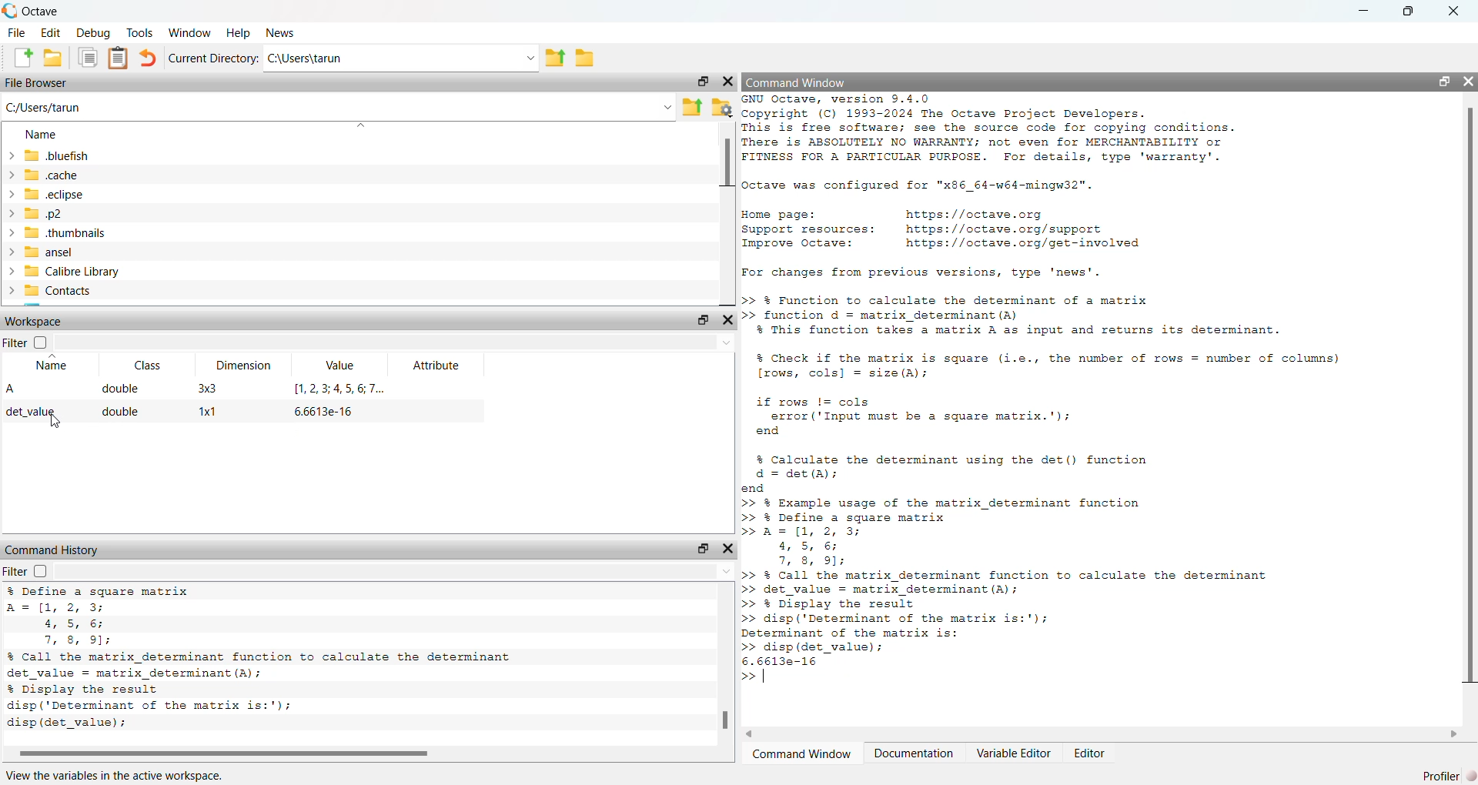 The height and width of the screenshot is (785, 1478). I want to click on close, so click(1453, 12).